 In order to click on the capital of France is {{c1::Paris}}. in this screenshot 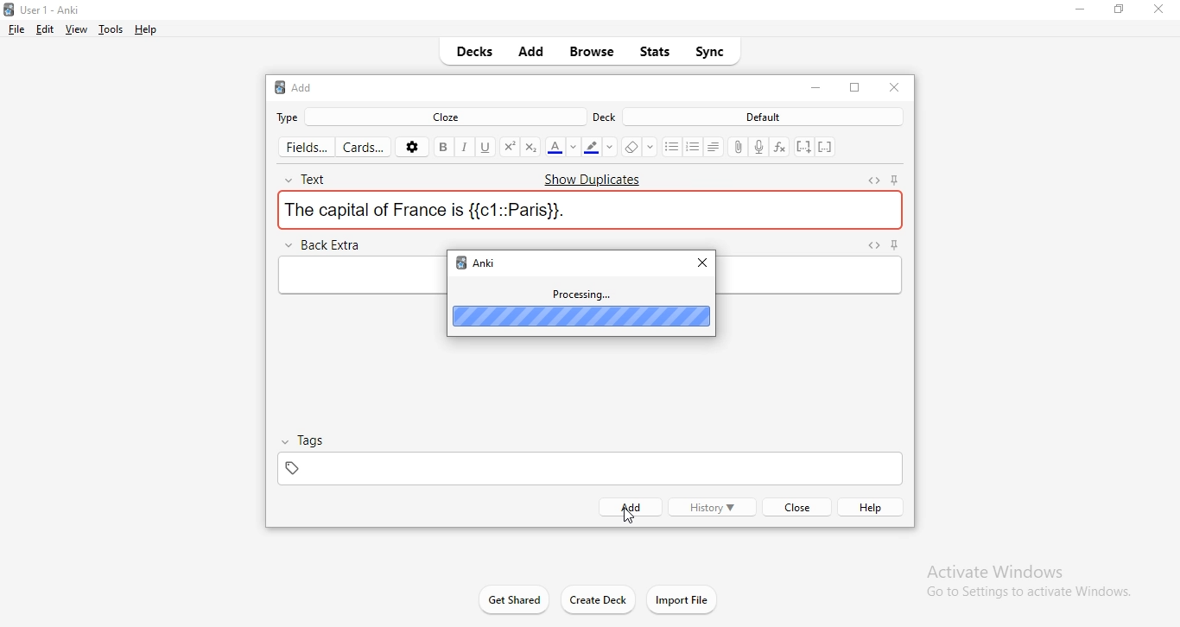, I will do `click(593, 210)`.